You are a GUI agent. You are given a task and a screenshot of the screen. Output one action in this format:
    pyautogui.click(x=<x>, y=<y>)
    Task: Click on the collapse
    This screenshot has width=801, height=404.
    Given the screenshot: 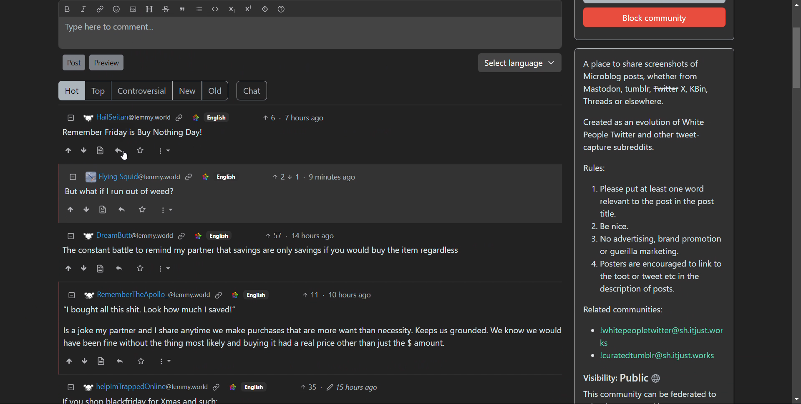 What is the action you would take?
    pyautogui.click(x=71, y=235)
    